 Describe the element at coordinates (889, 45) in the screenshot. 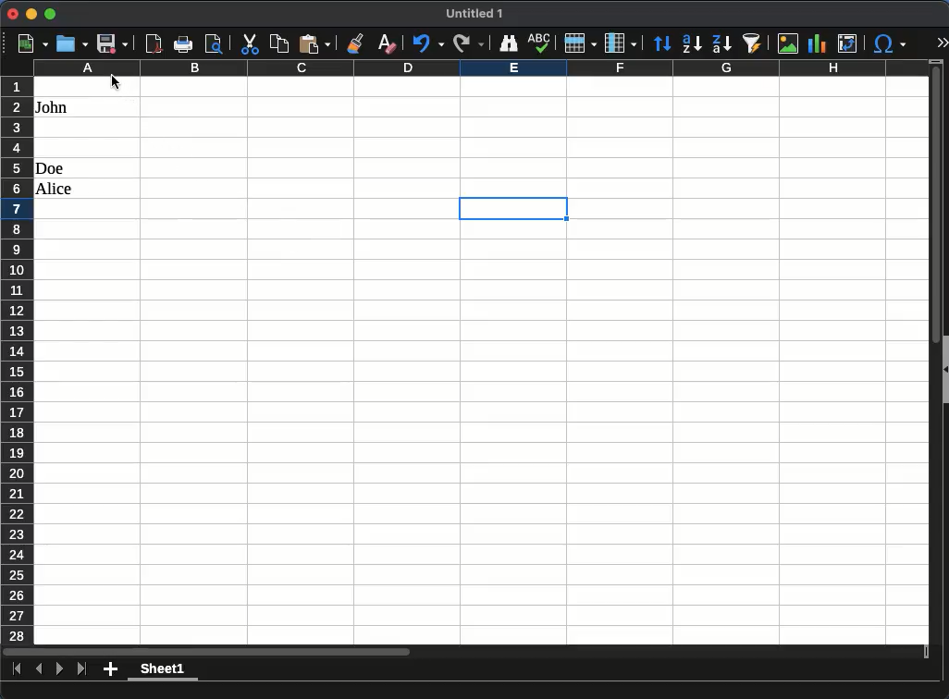

I see `special character` at that location.